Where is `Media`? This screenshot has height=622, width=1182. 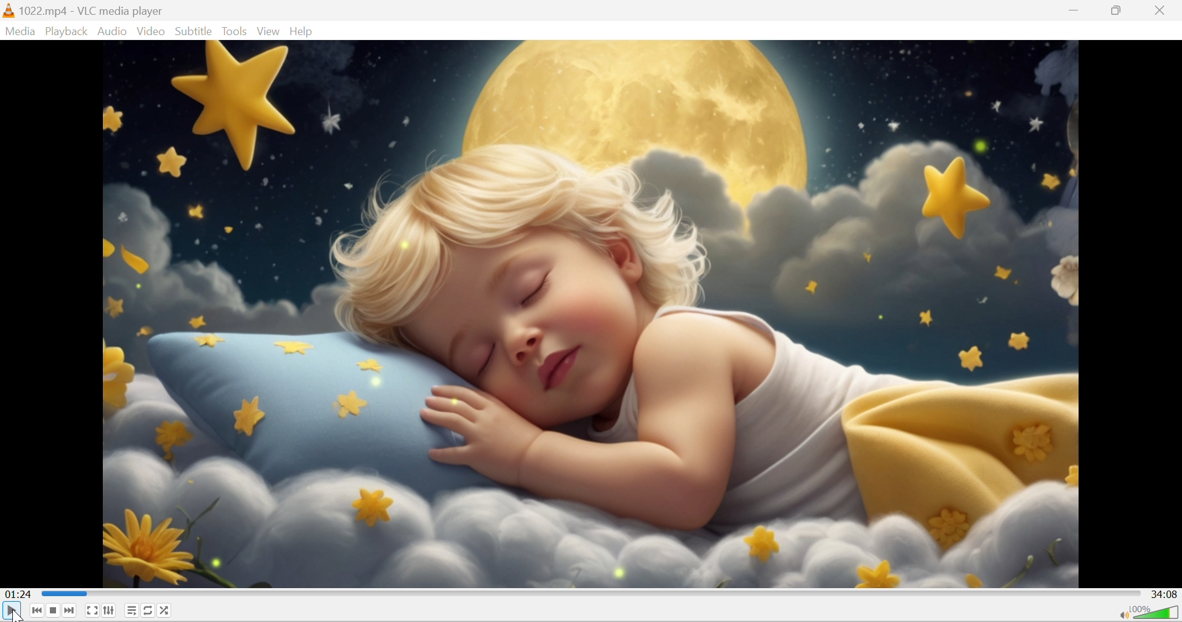
Media is located at coordinates (21, 31).